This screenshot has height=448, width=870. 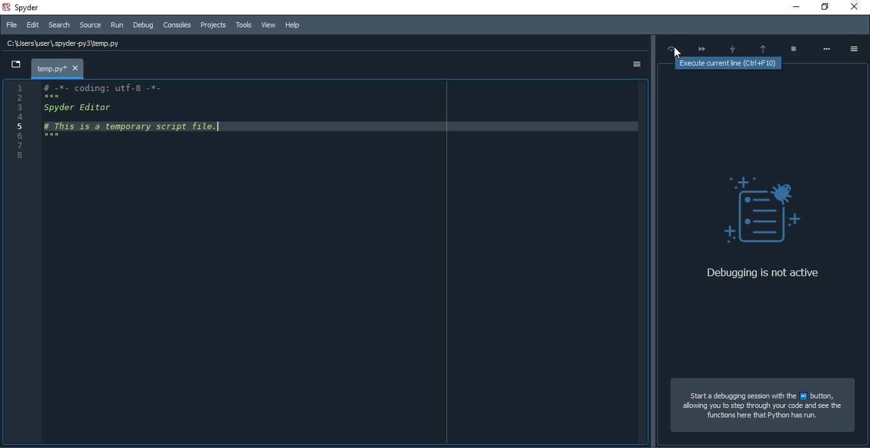 I want to click on Execute current line, so click(x=673, y=49).